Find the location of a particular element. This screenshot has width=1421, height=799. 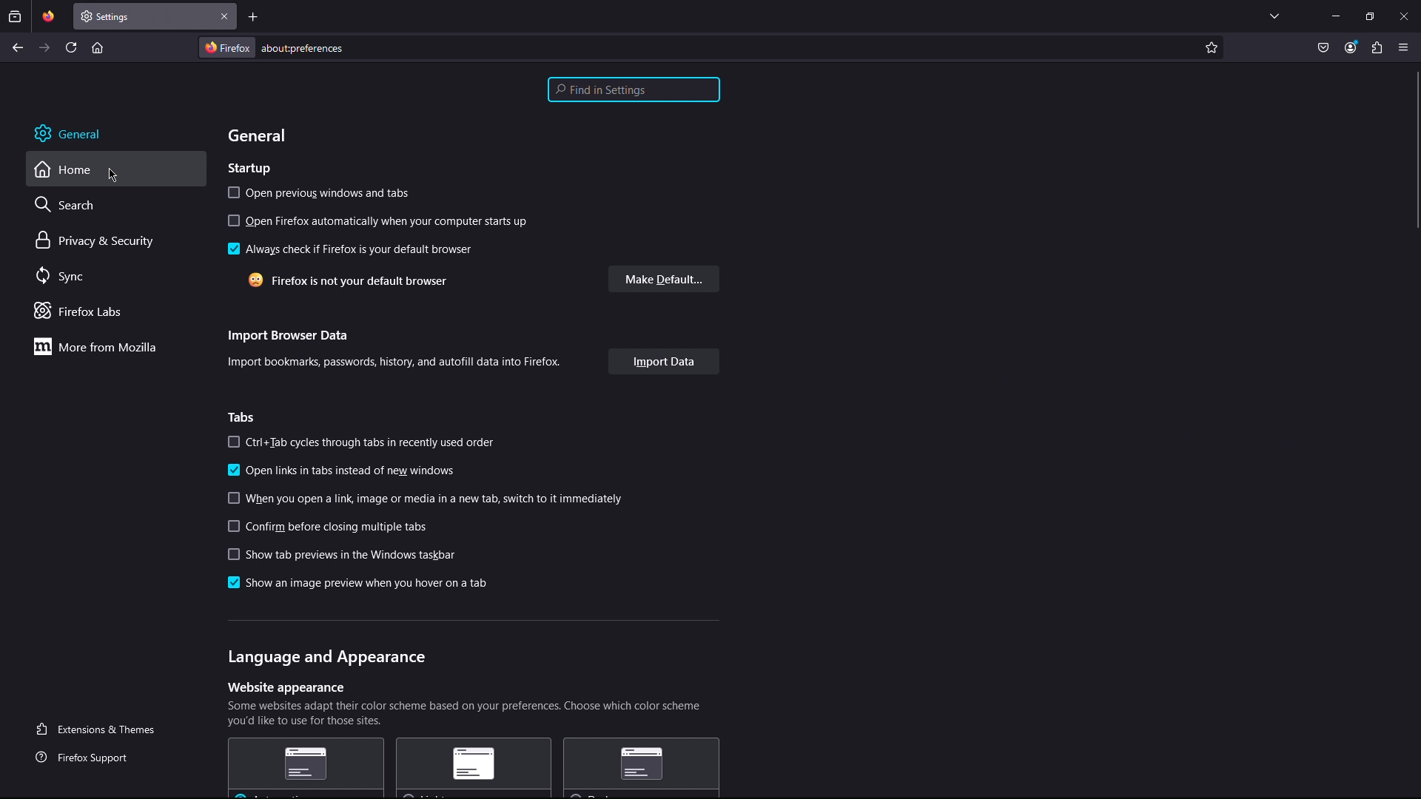

Firefox is not your default browser is located at coordinates (348, 280).